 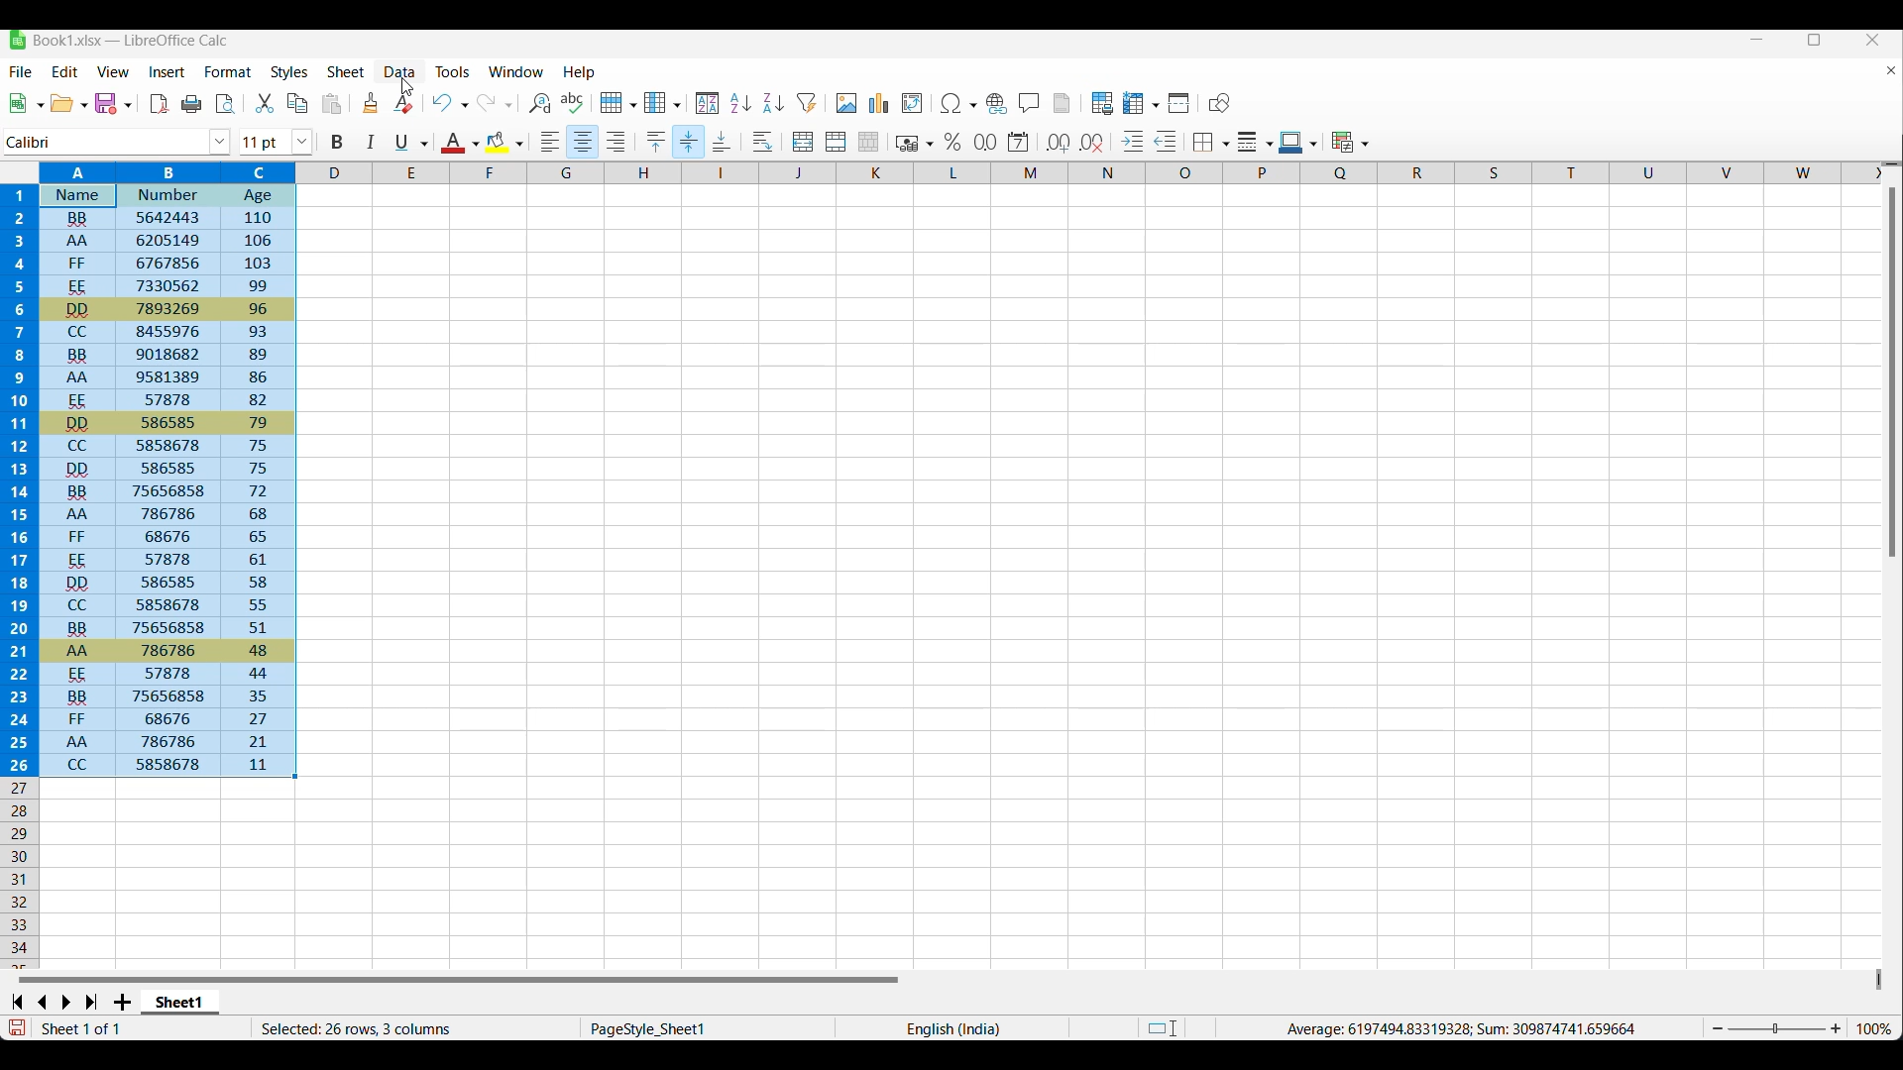 I want to click on Font options, so click(x=220, y=143).